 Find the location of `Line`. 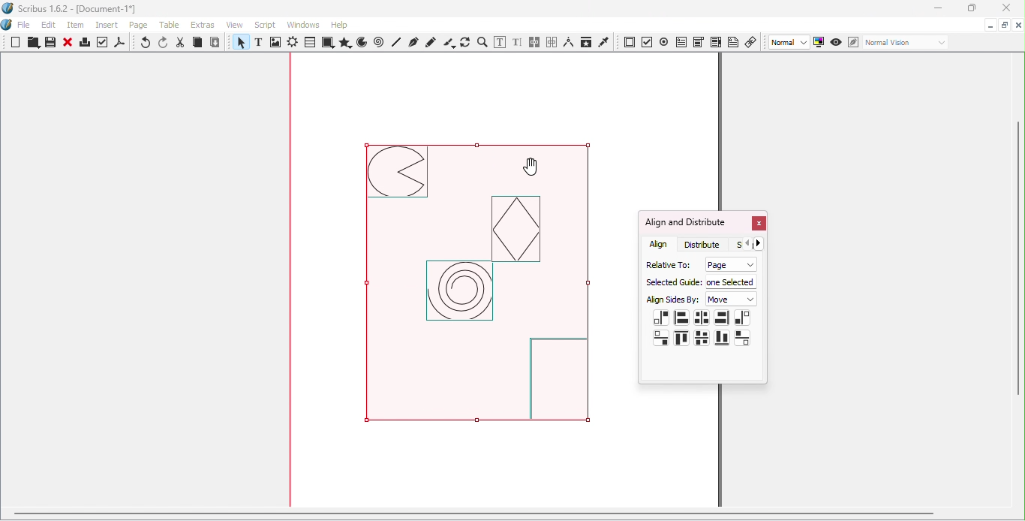

Line is located at coordinates (397, 42).